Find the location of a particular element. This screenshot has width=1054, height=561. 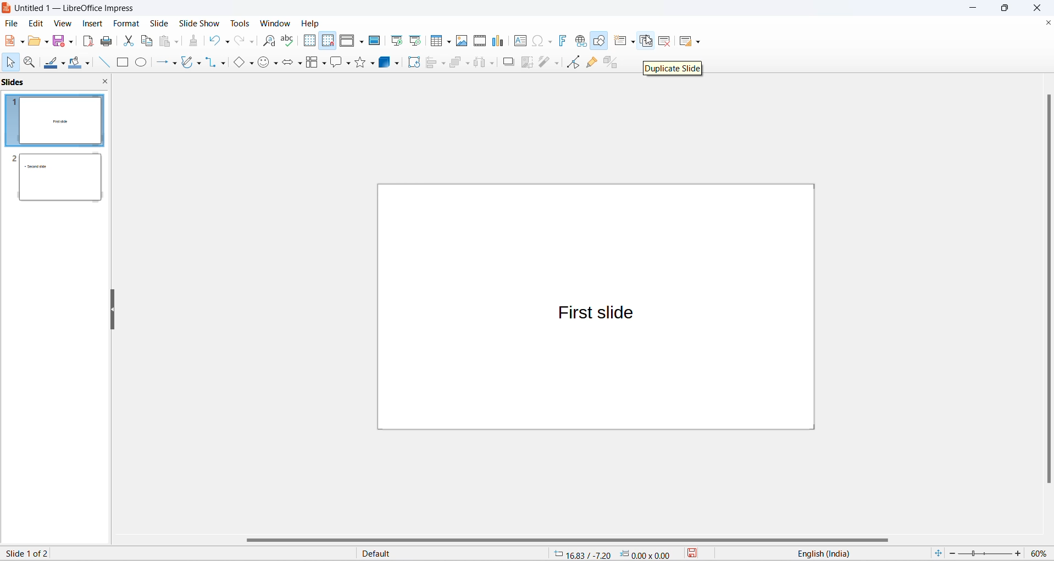

horizontal scroll bar is located at coordinates (570, 540).